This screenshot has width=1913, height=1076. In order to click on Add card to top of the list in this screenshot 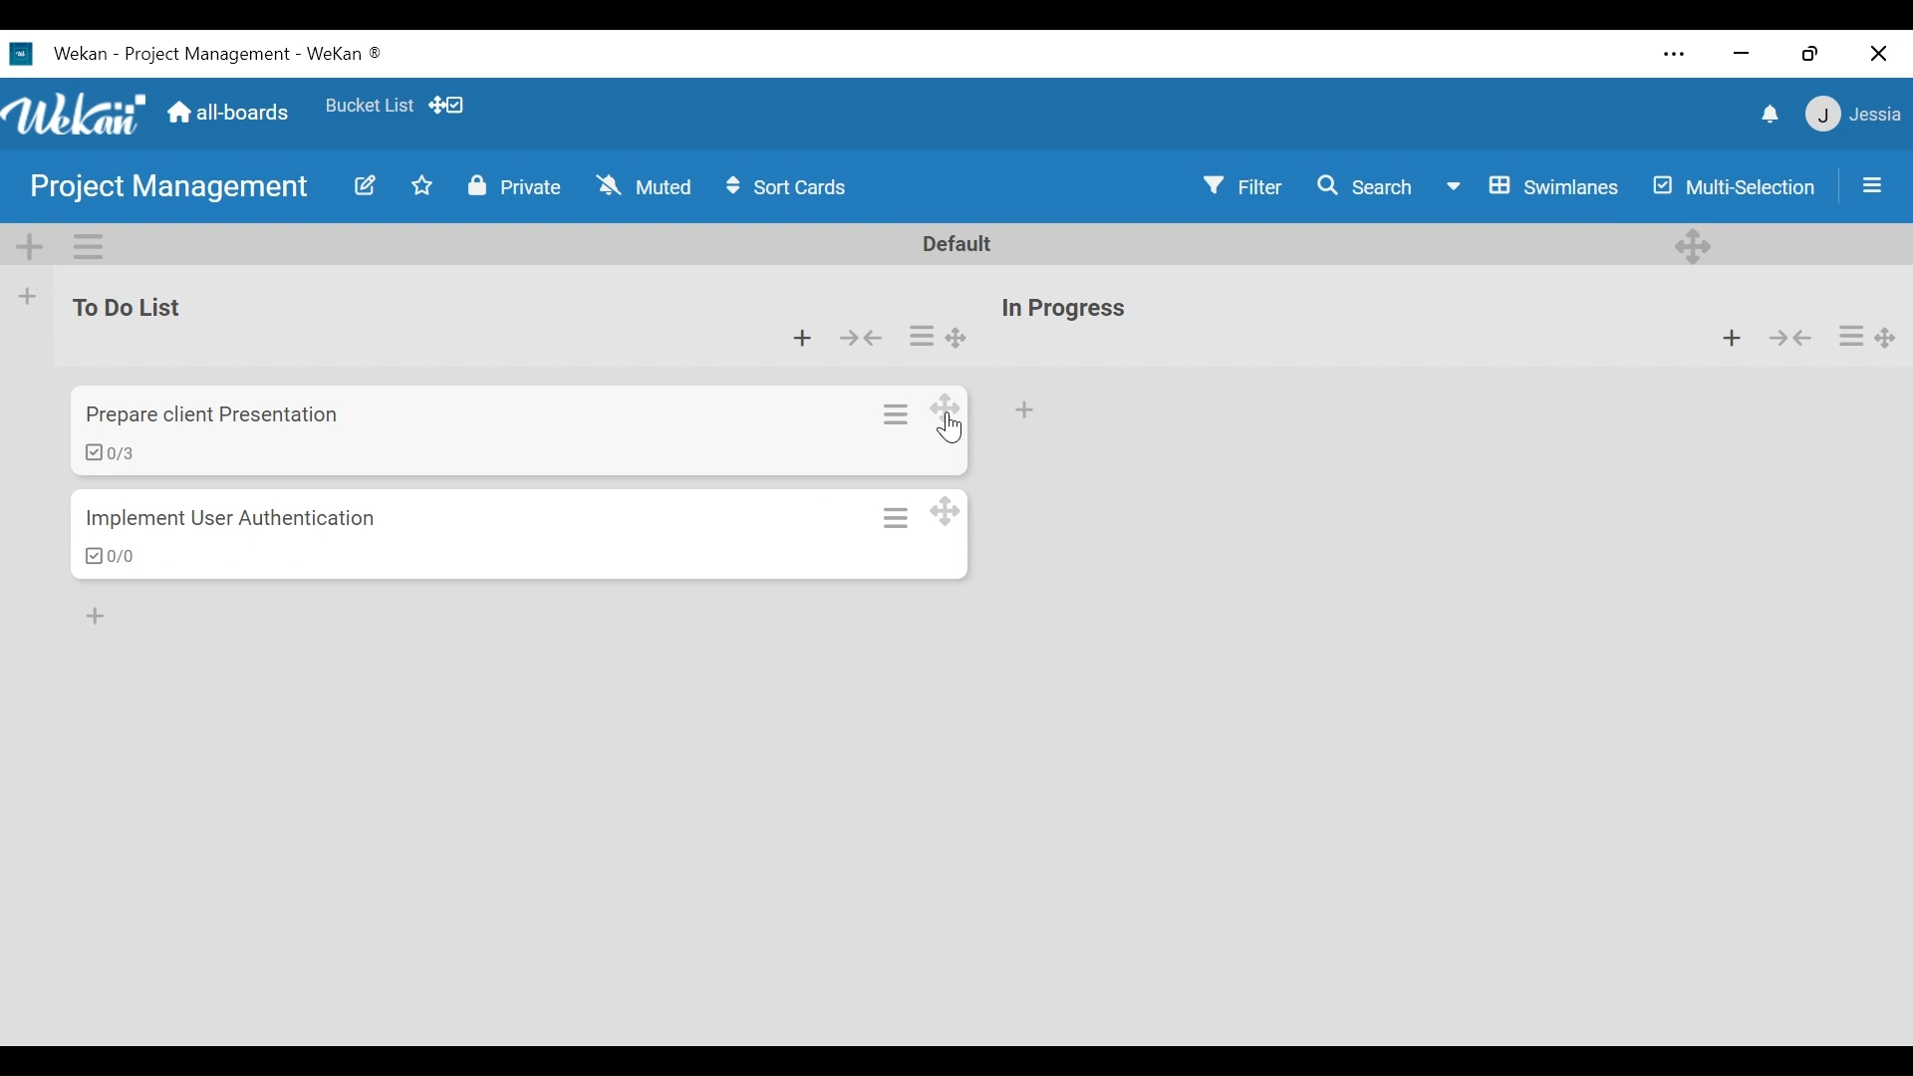, I will do `click(803, 338)`.